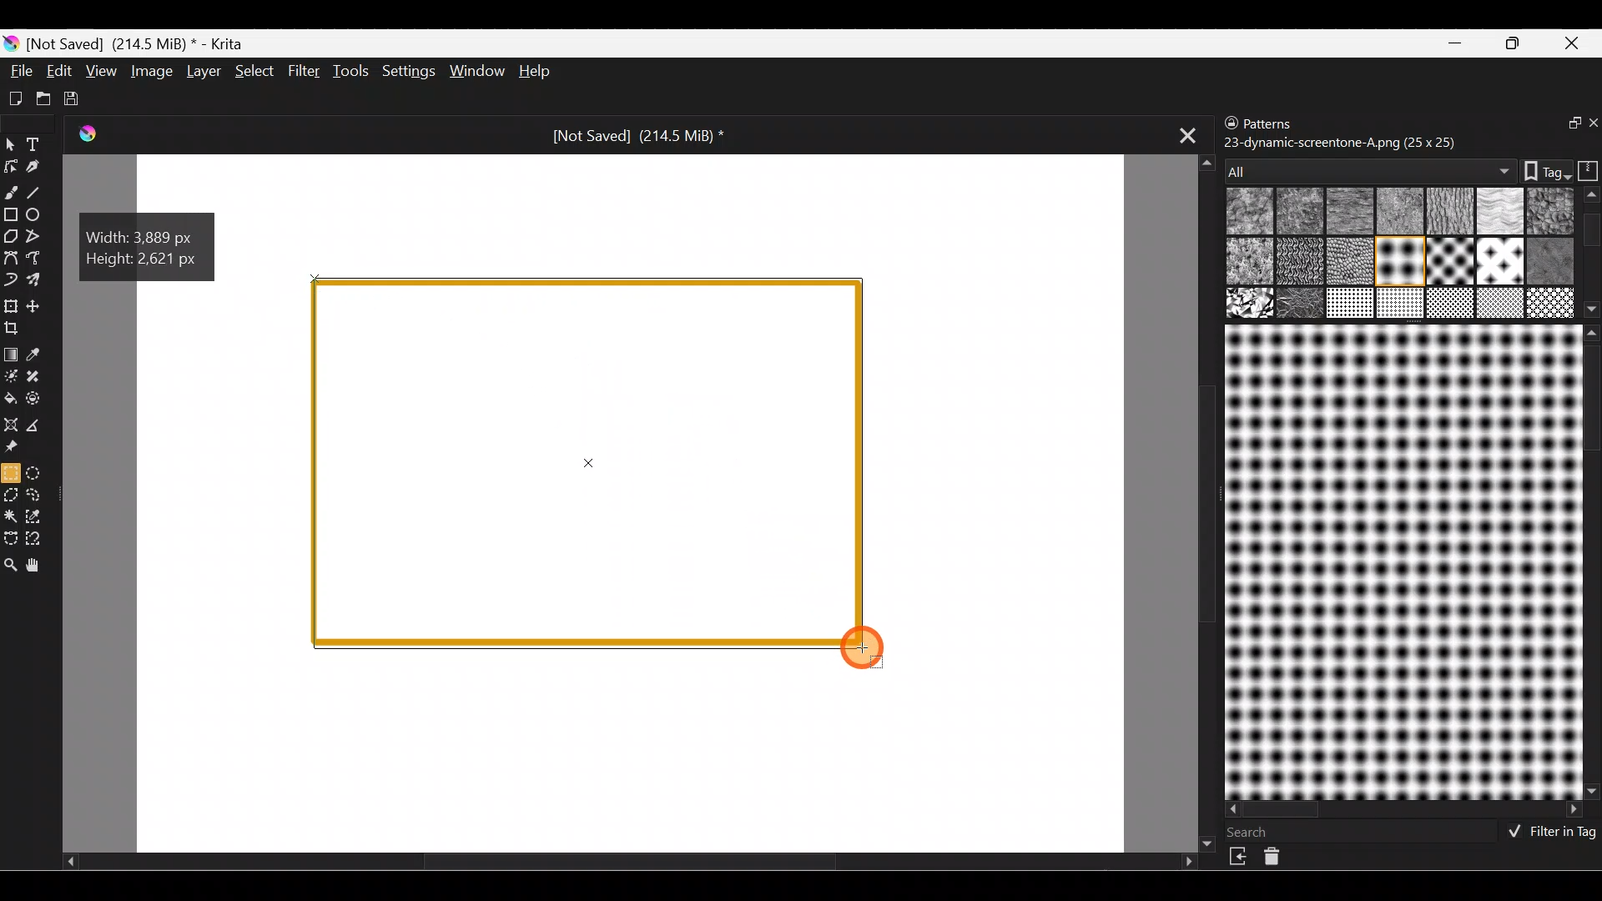 The height and width of the screenshot is (901, 1602). I want to click on Window, so click(475, 71).